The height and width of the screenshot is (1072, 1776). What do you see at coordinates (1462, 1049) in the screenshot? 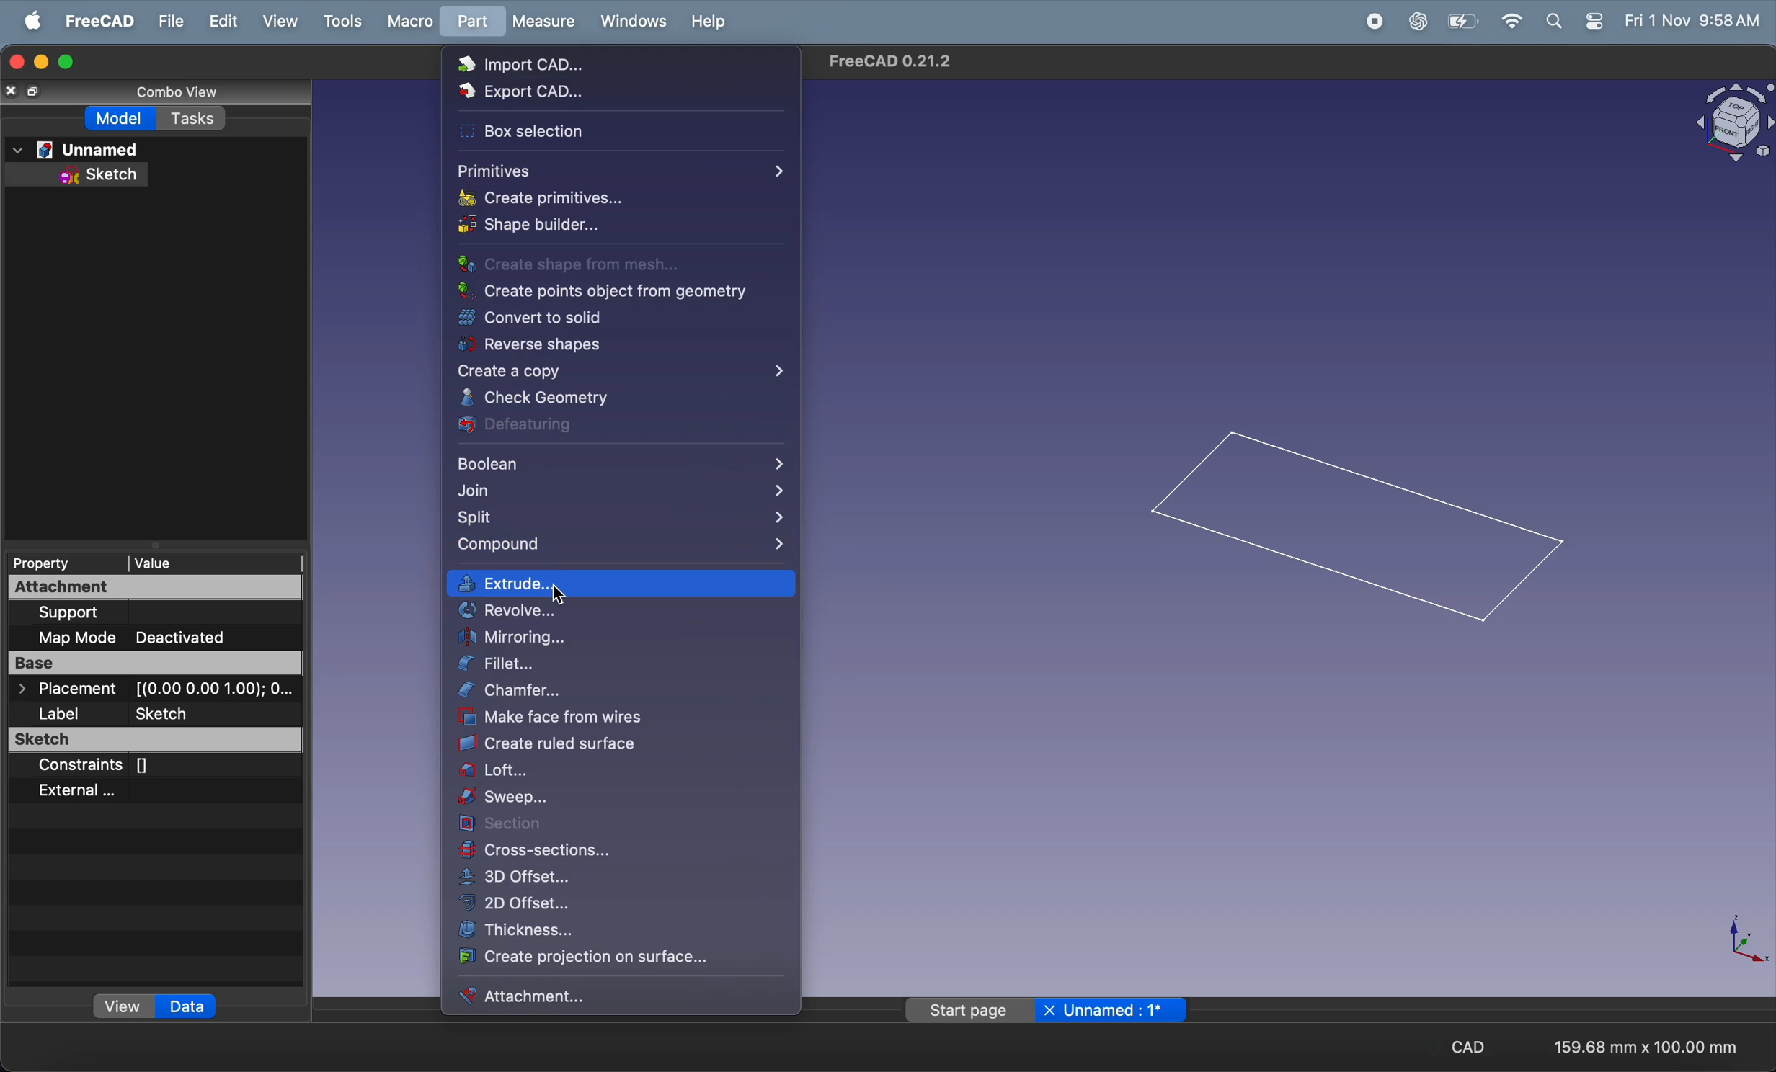
I see `cad` at bounding box center [1462, 1049].